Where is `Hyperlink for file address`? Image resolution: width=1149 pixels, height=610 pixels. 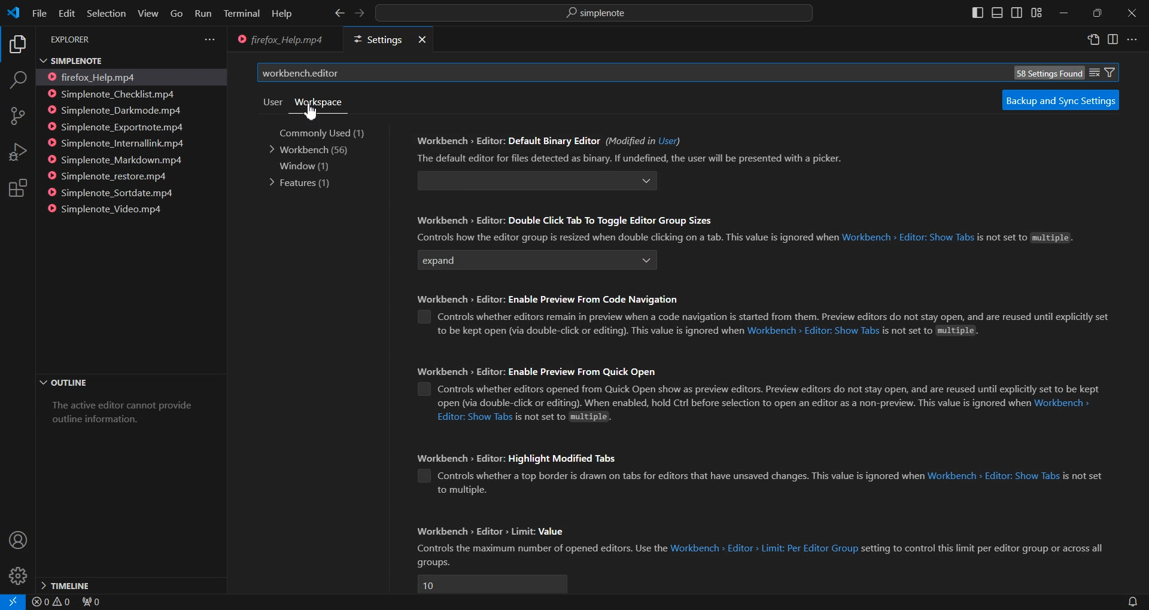
Hyperlink for file address is located at coordinates (813, 331).